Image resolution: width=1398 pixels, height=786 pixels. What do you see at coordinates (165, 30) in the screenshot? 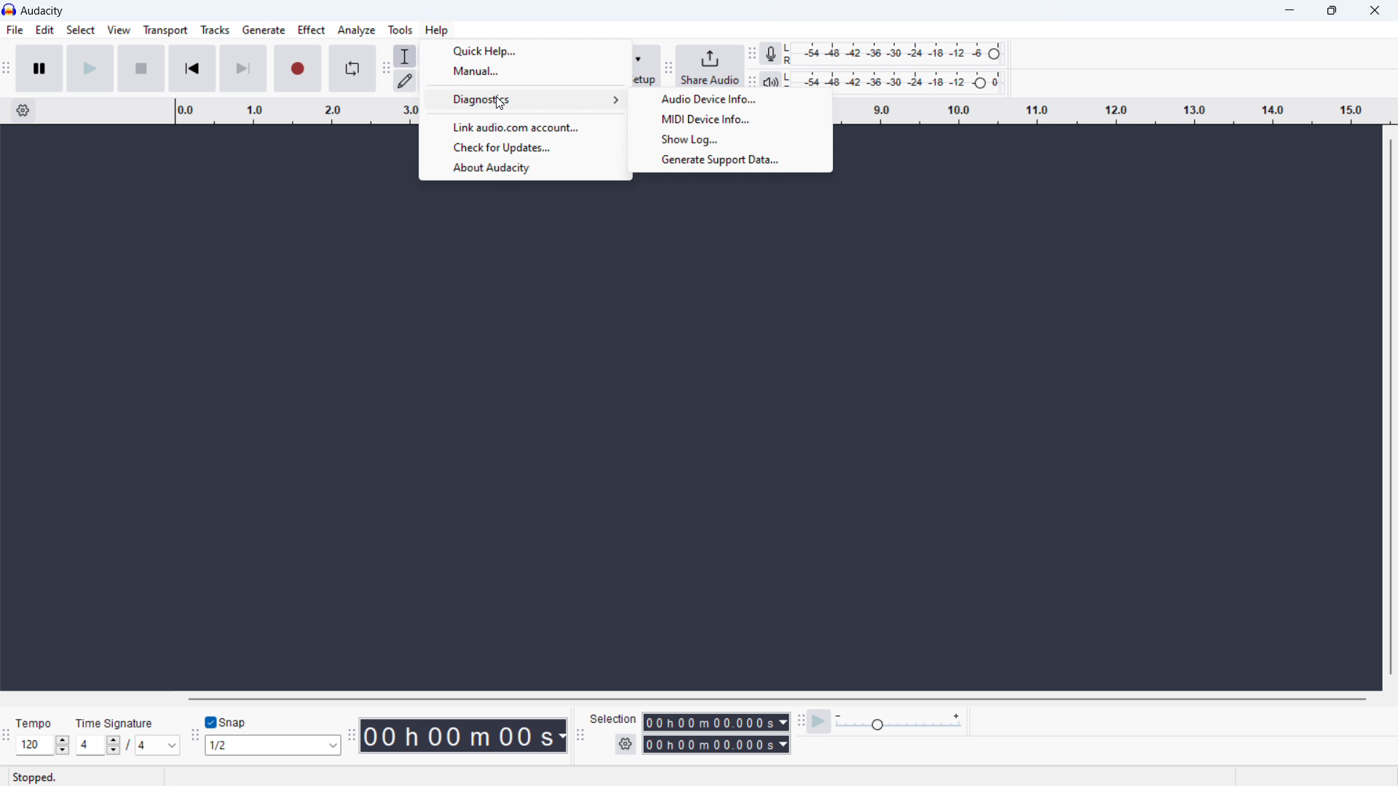
I see `transport` at bounding box center [165, 30].